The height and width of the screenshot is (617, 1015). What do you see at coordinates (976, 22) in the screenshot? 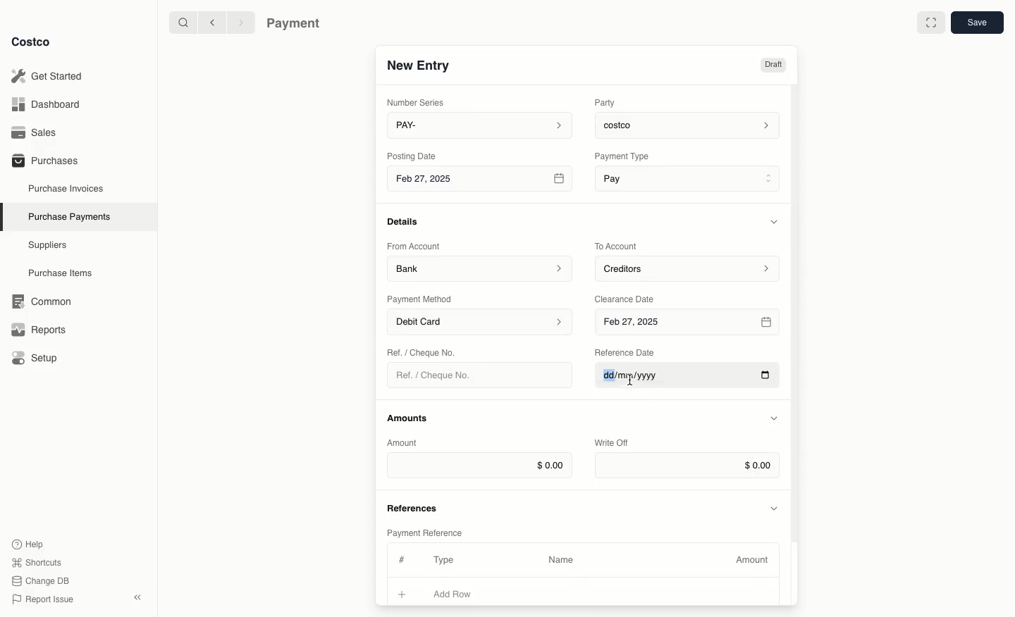
I see `Save` at bounding box center [976, 22].